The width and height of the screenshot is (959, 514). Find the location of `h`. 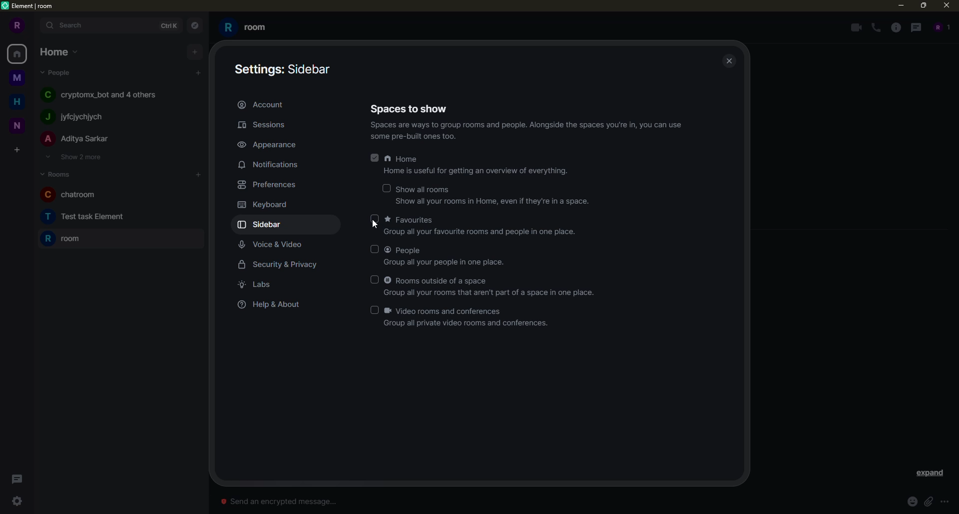

h is located at coordinates (17, 100).